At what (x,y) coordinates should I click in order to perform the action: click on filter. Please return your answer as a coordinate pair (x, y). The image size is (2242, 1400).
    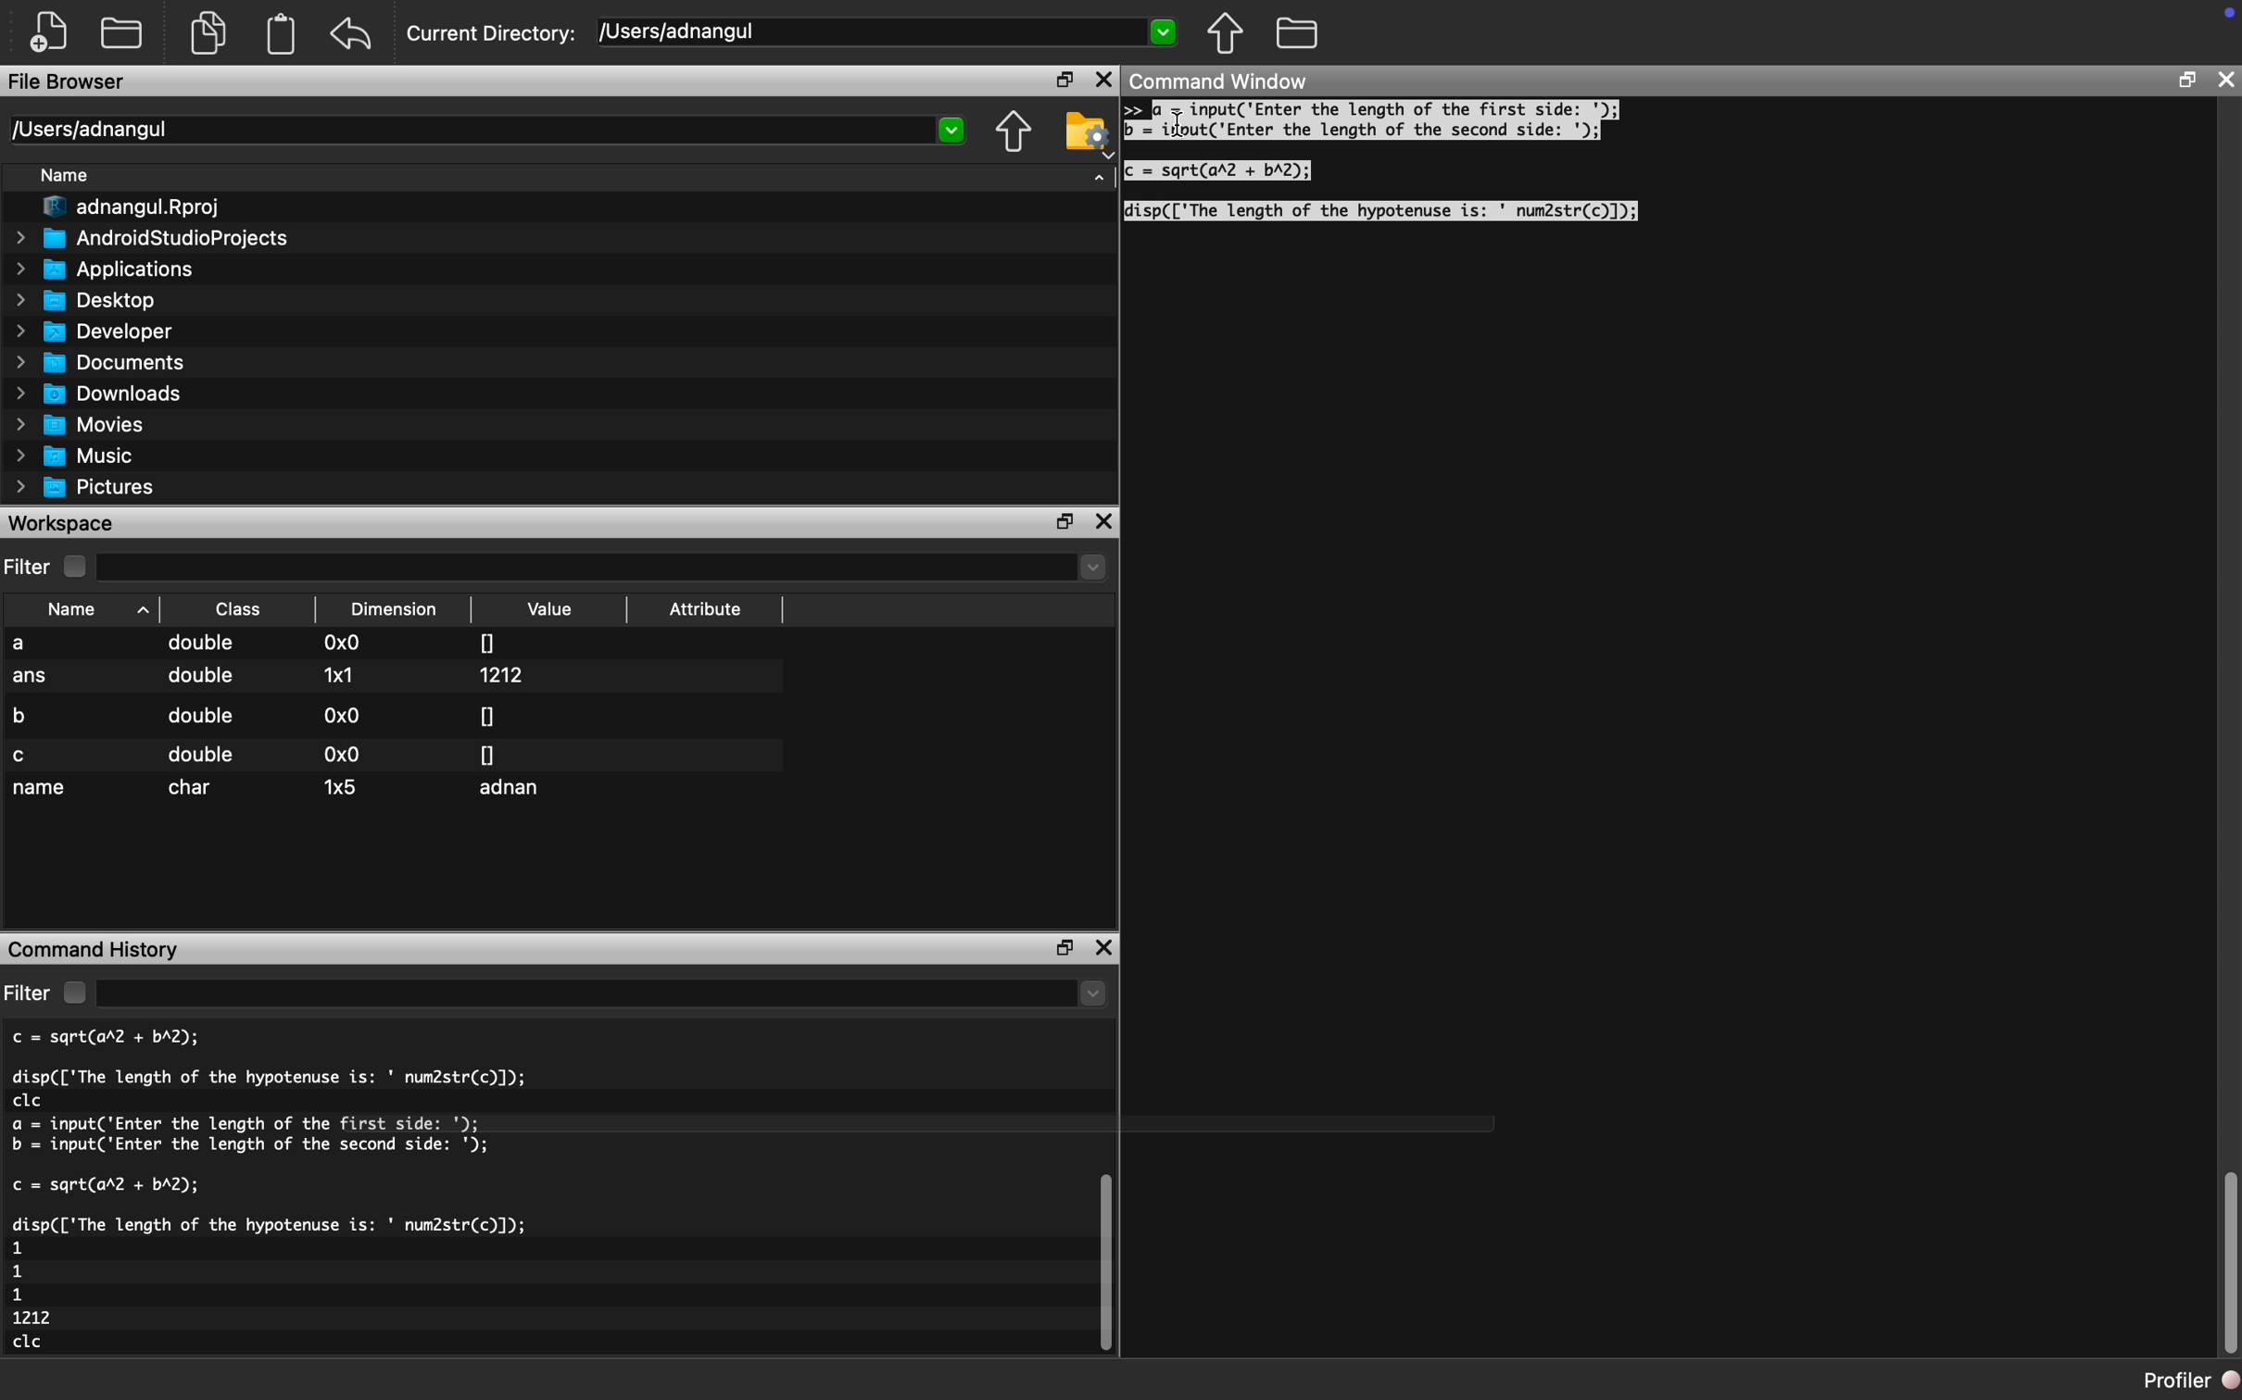
    Looking at the image, I should click on (28, 993).